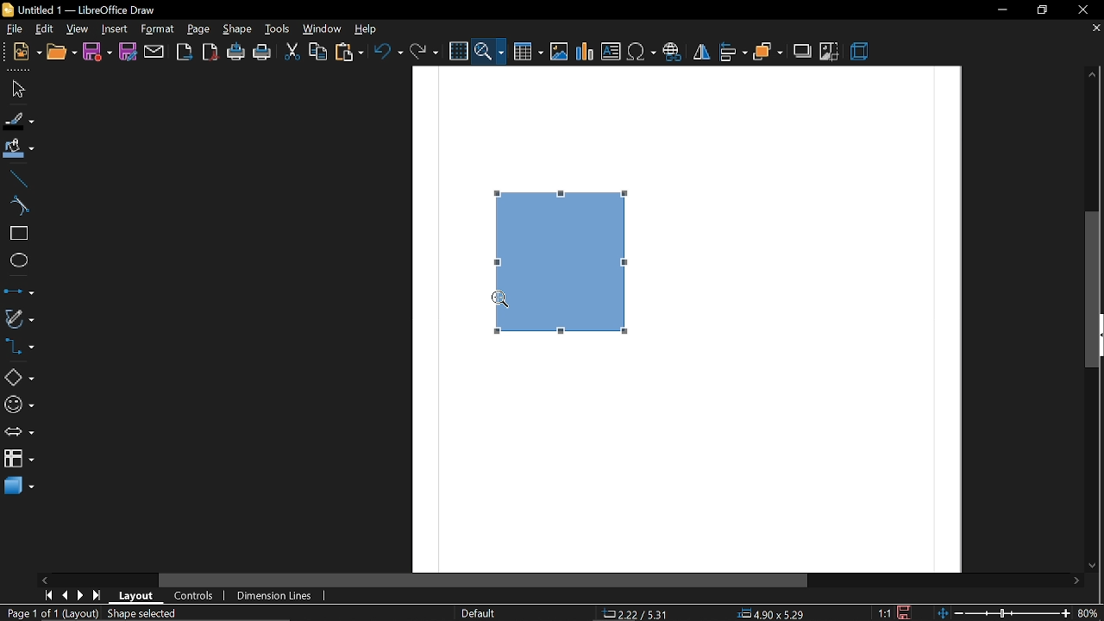 This screenshot has height=621, width=1104. I want to click on attach, so click(154, 51).